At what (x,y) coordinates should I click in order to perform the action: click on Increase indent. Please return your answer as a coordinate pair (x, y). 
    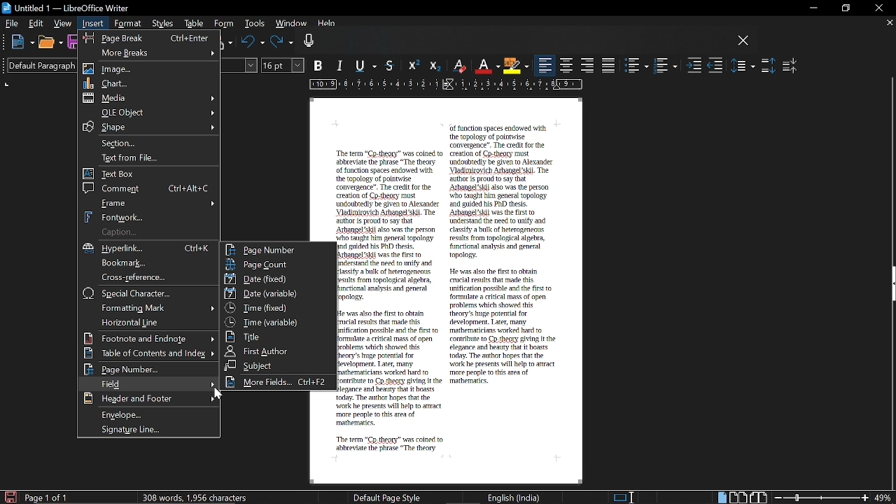
    Looking at the image, I should click on (694, 66).